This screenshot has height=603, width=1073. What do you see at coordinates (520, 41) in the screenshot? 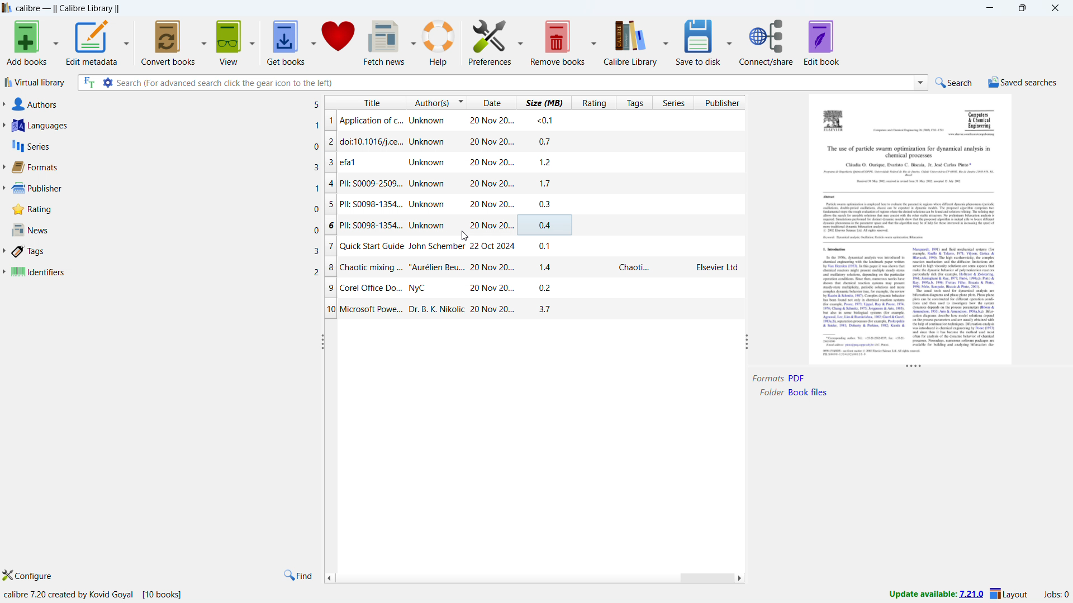
I see `preferences options` at bounding box center [520, 41].